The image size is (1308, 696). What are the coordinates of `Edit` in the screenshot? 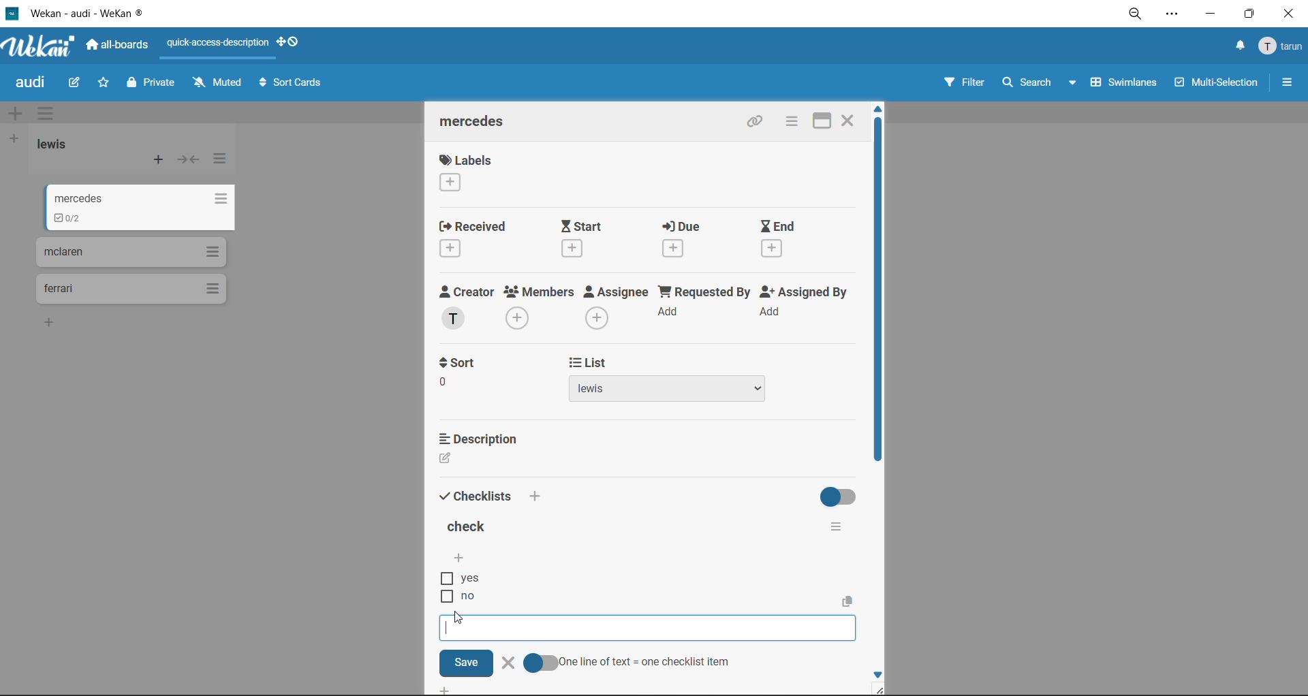 It's located at (445, 458).